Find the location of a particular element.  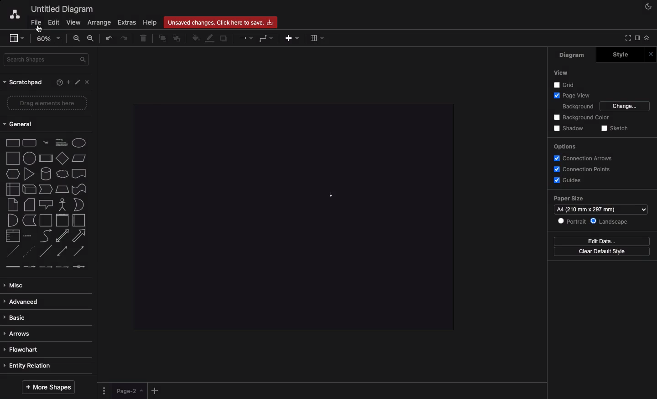

Flowchart is located at coordinates (21, 349).